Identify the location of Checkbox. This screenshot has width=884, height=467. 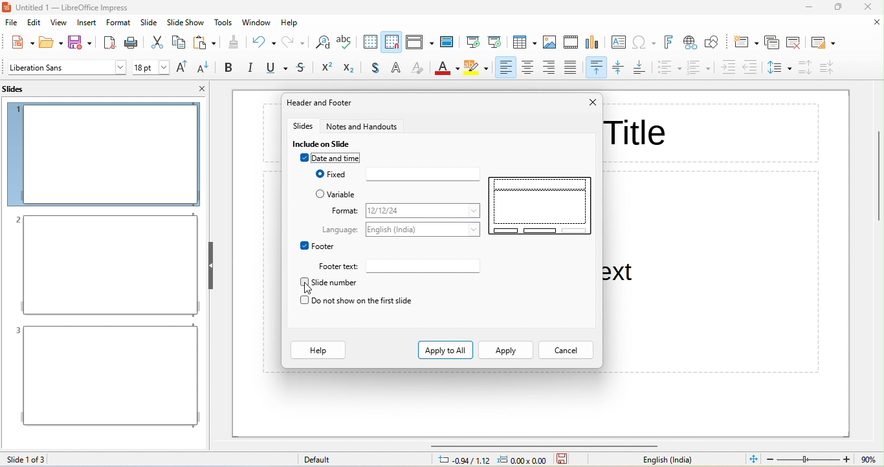
(304, 282).